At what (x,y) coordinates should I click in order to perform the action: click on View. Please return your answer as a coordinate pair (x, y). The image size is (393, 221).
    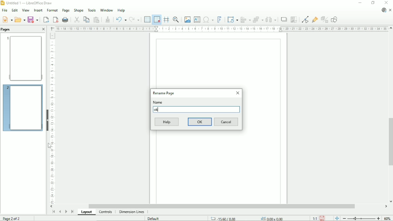
    Looking at the image, I should click on (25, 10).